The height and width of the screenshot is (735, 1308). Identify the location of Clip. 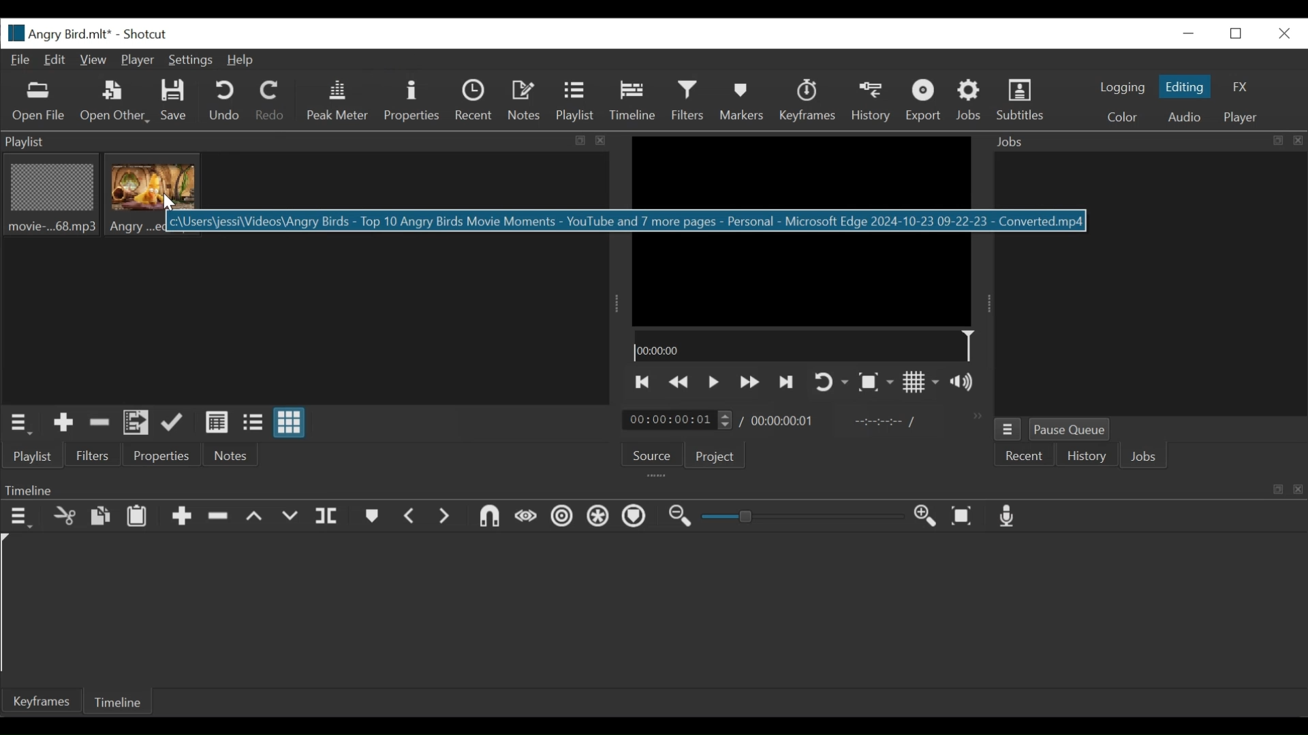
(153, 196).